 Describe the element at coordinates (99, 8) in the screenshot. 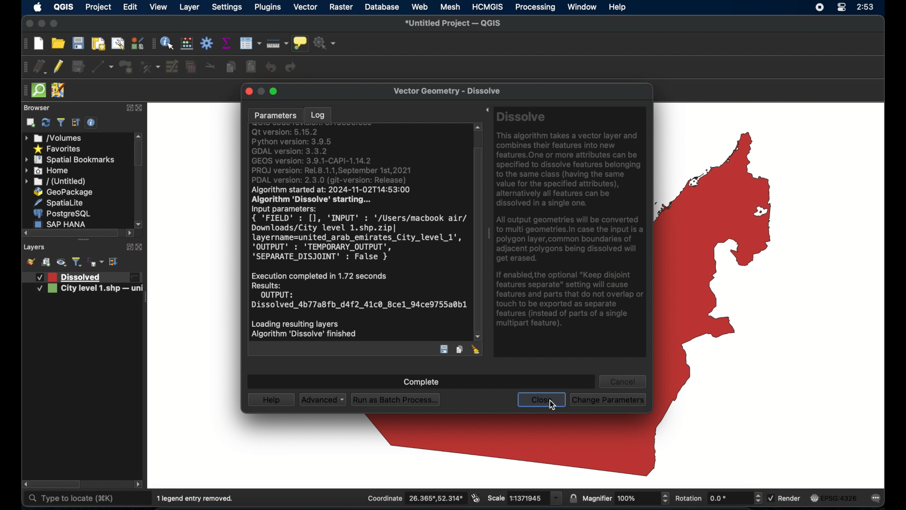

I see `project` at that location.